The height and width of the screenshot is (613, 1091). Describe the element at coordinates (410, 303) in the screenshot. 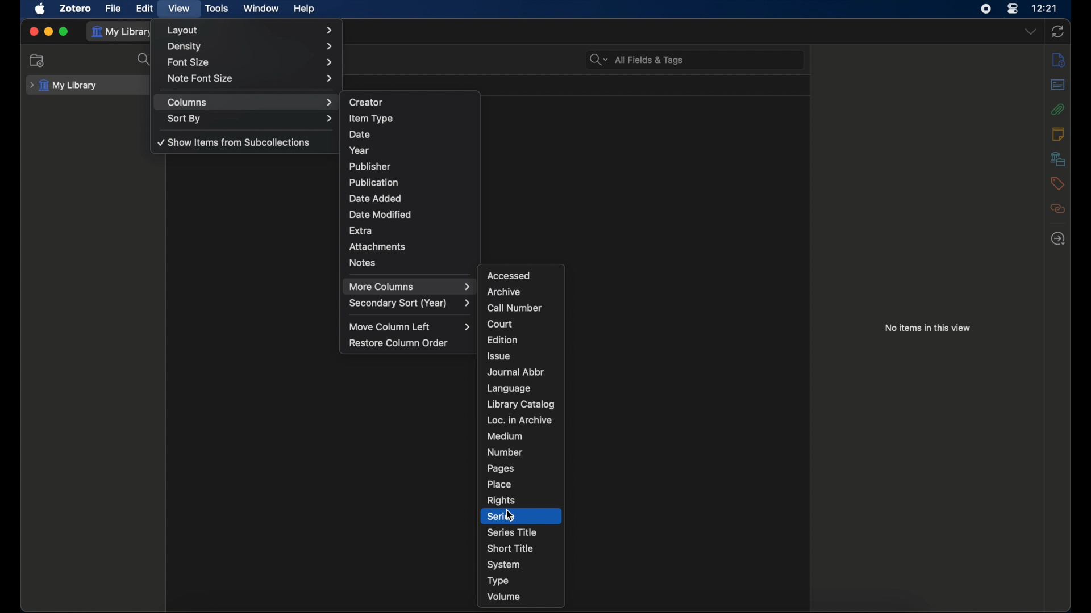

I see `secondary sort` at that location.